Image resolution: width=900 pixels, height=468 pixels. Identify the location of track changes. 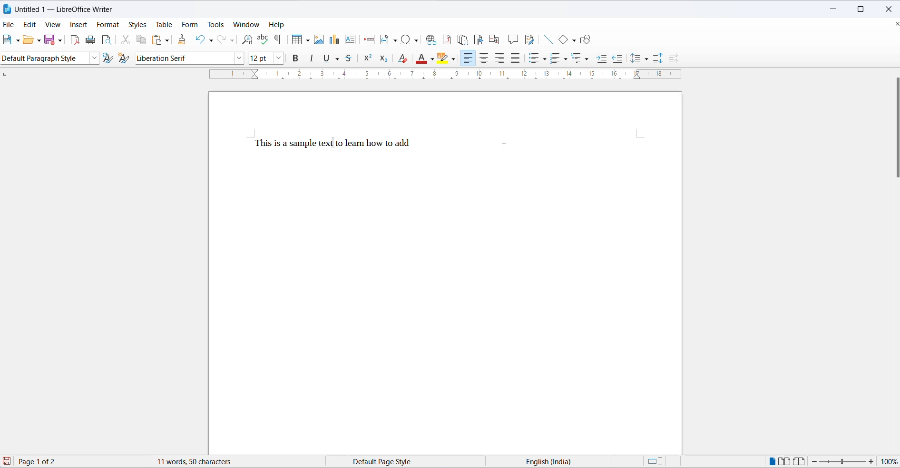
(530, 40).